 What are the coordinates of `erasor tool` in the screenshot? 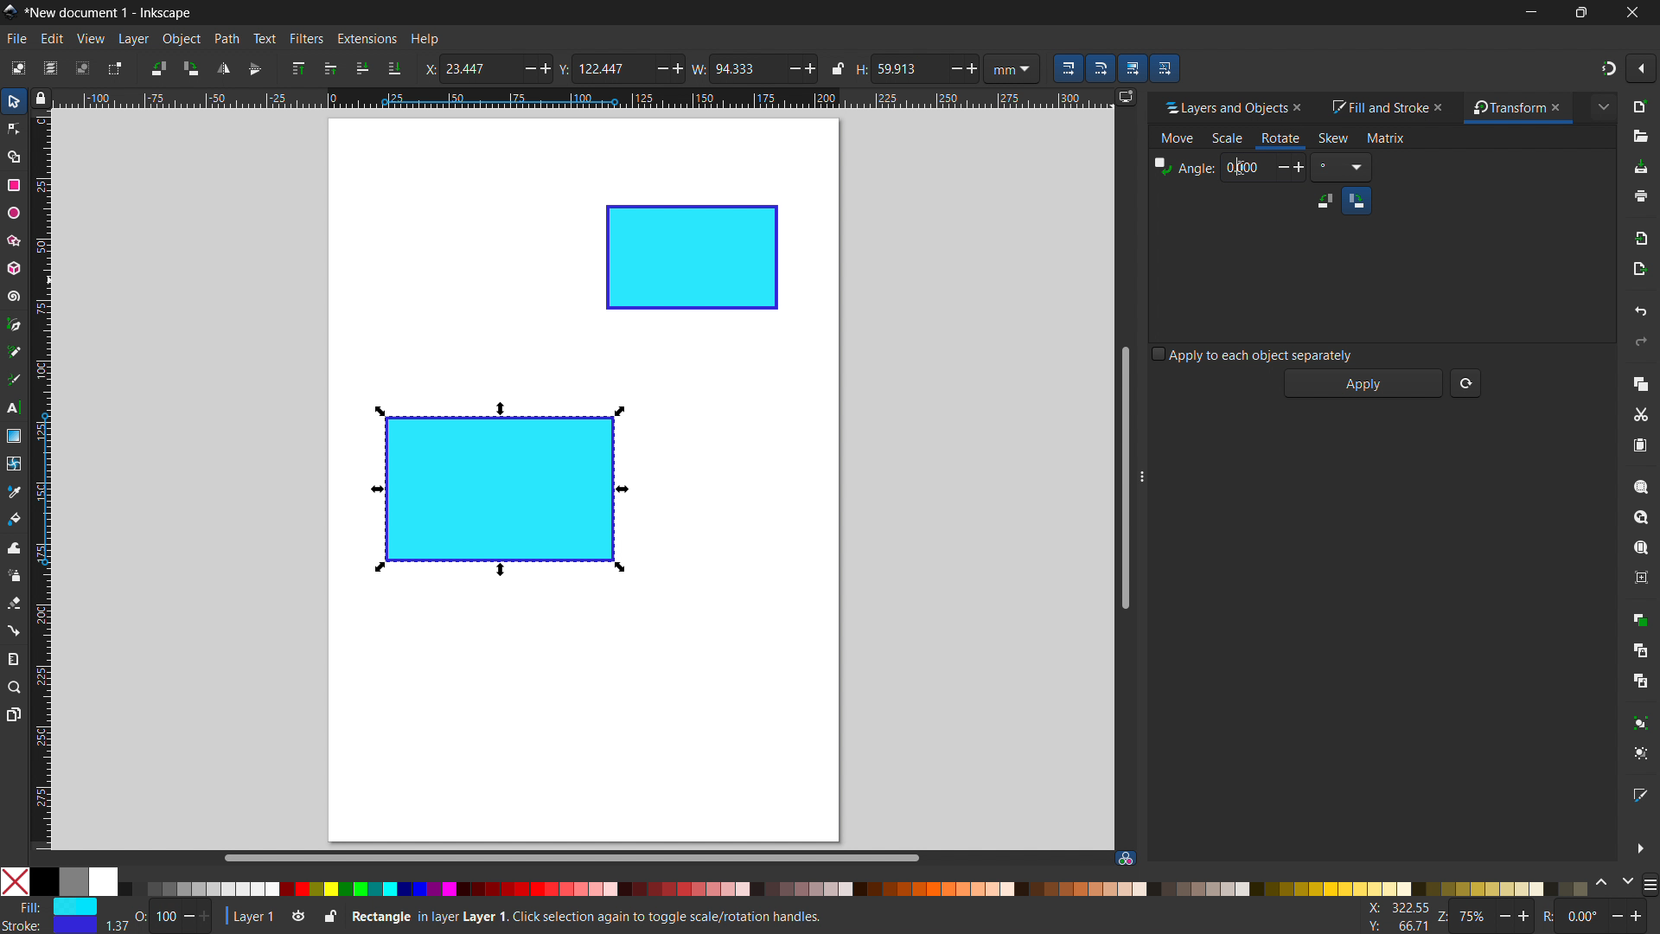 It's located at (14, 603).